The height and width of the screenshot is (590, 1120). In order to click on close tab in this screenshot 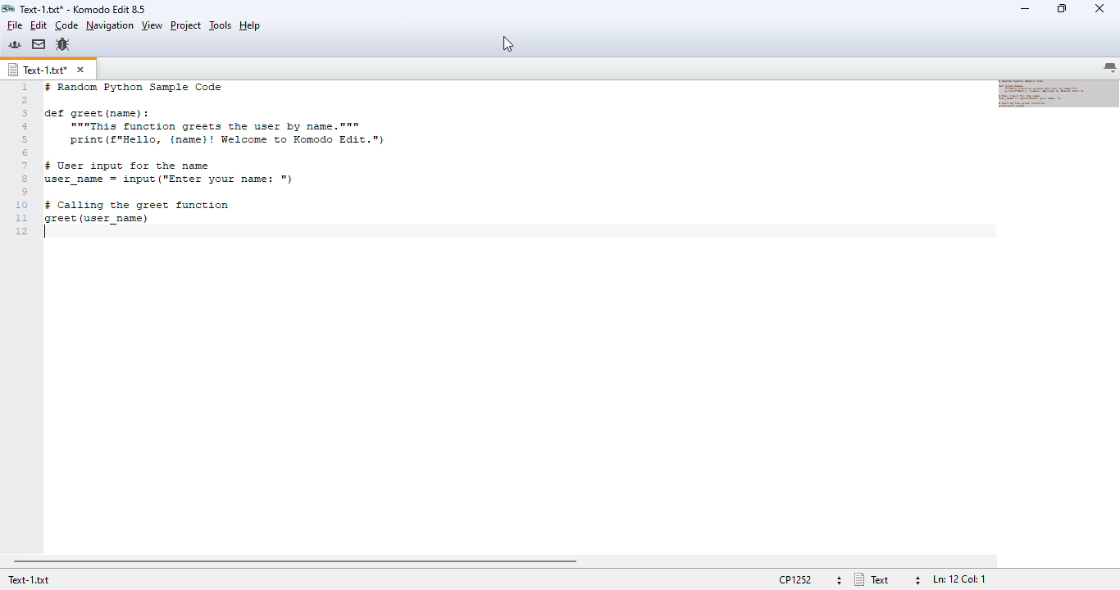, I will do `click(80, 70)`.